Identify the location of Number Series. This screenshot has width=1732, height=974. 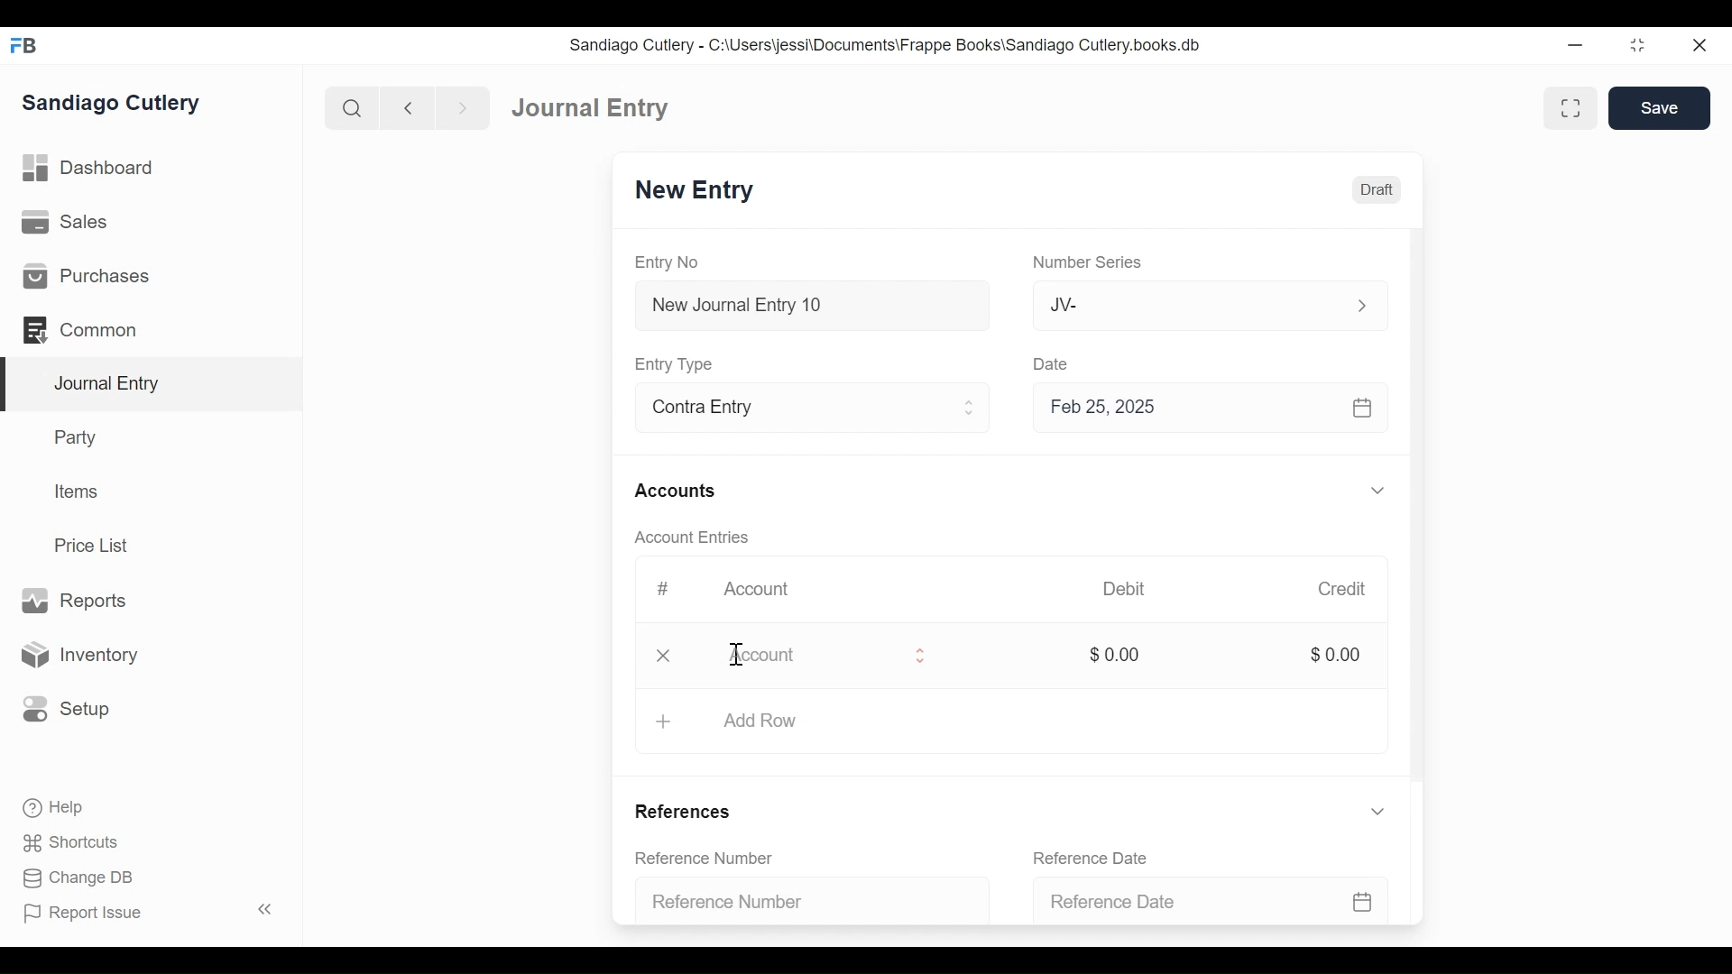
(1091, 263).